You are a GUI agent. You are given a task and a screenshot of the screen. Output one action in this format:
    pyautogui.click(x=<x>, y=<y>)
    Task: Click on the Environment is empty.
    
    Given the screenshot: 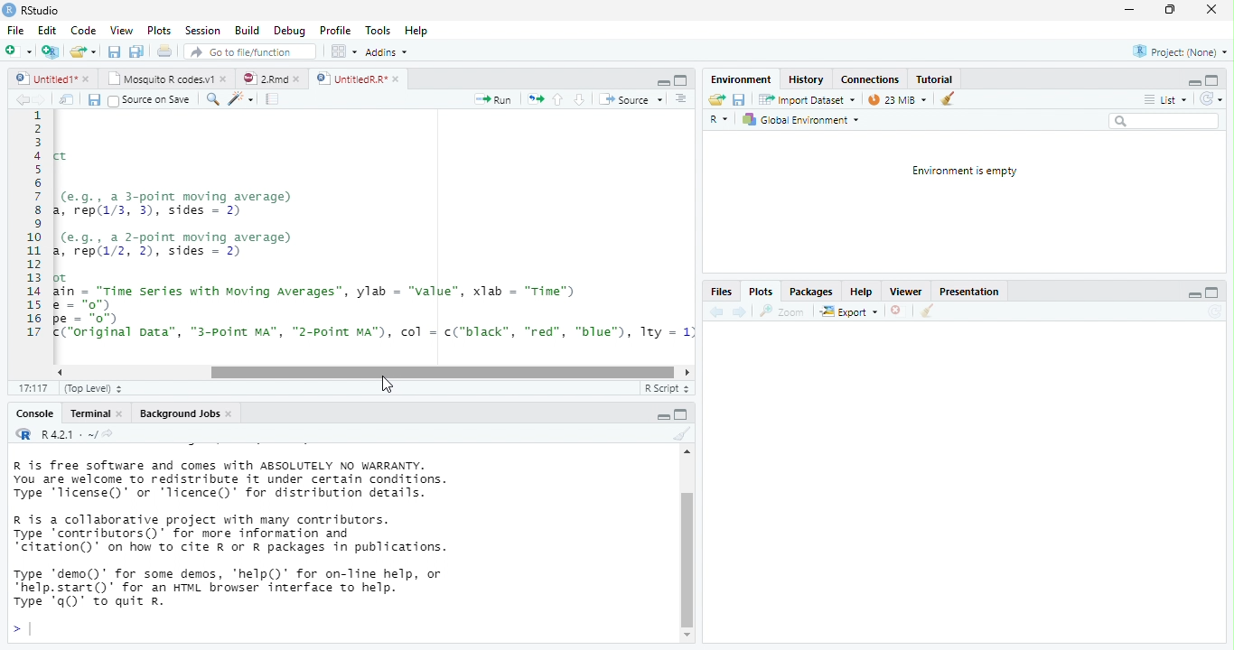 What is the action you would take?
    pyautogui.click(x=964, y=172)
    